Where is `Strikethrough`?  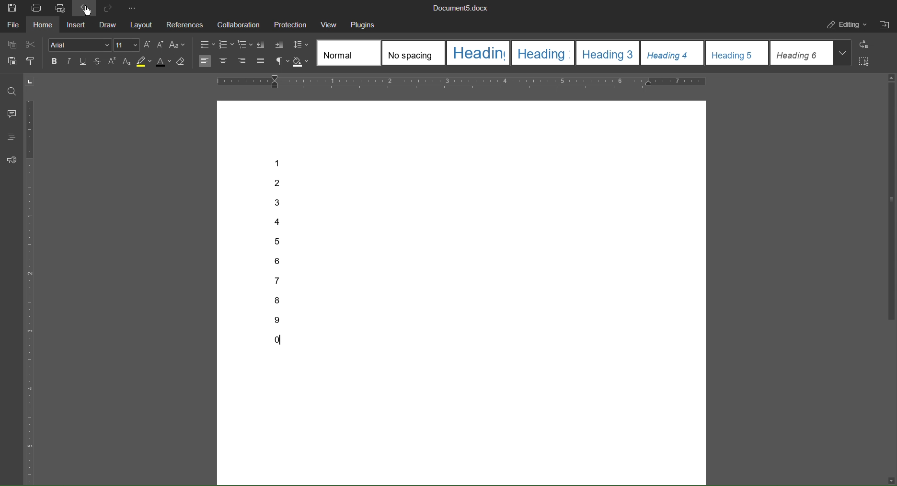 Strikethrough is located at coordinates (98, 62).